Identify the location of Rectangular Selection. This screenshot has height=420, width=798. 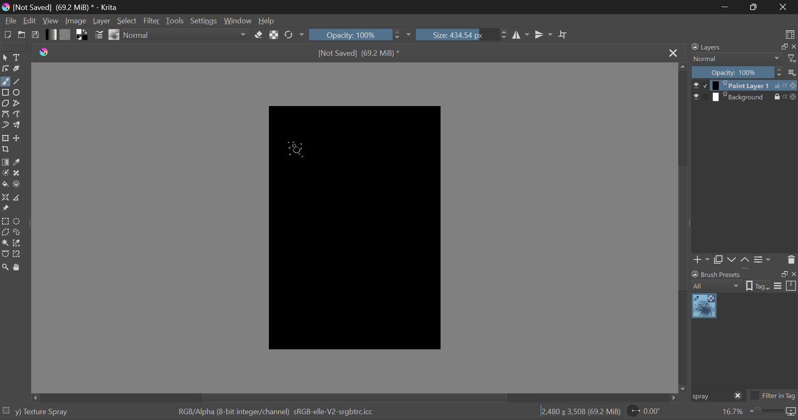
(5, 222).